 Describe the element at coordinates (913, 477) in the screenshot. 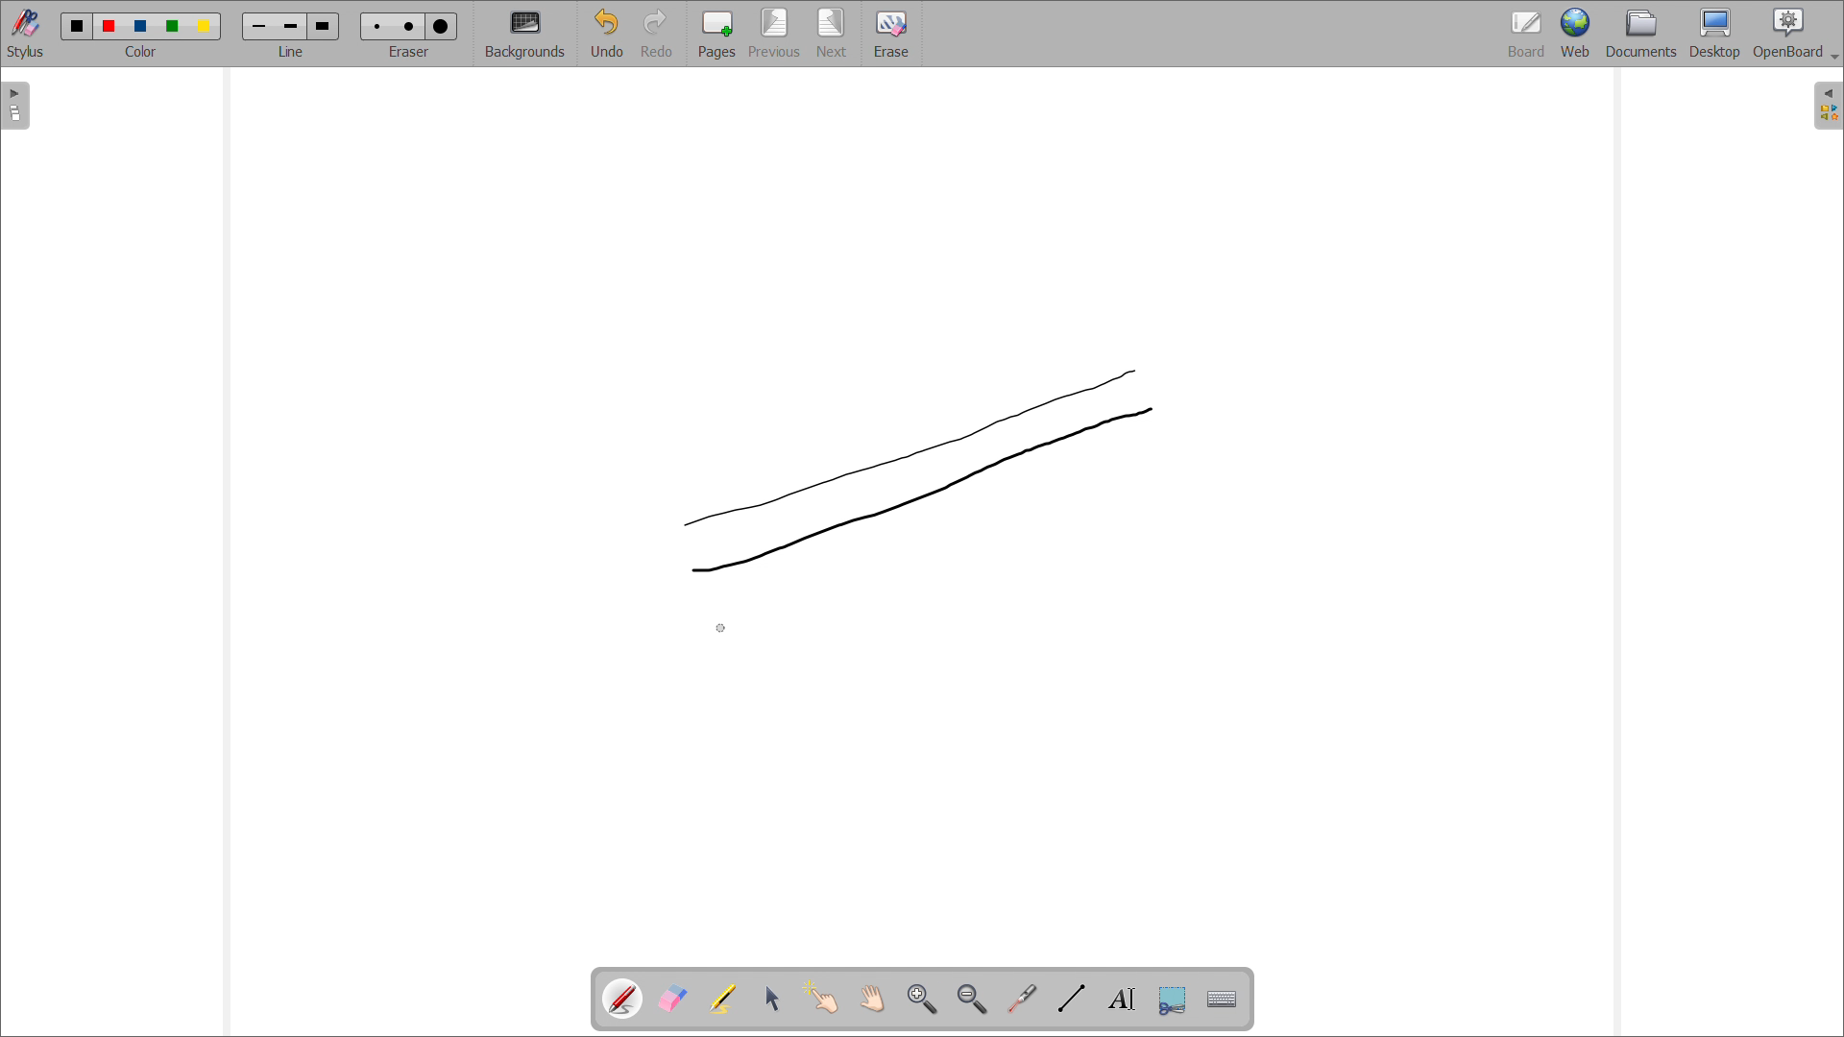

I see `2nd line drawn` at that location.